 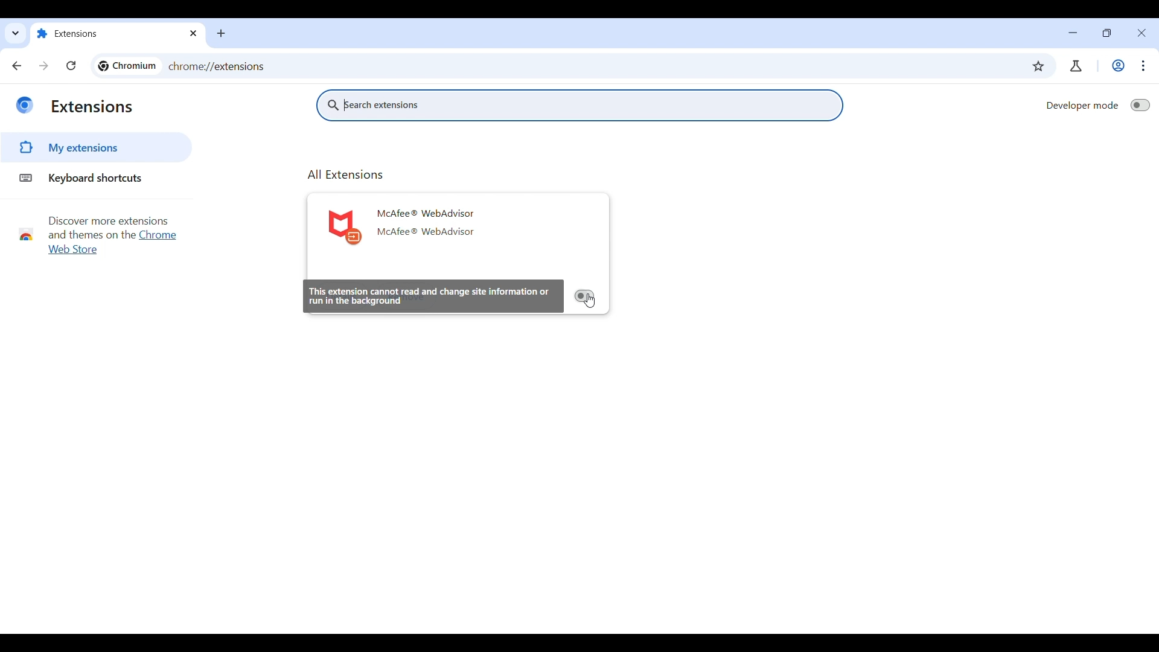 What do you see at coordinates (76, 249) in the screenshot?
I see `web store` at bounding box center [76, 249].